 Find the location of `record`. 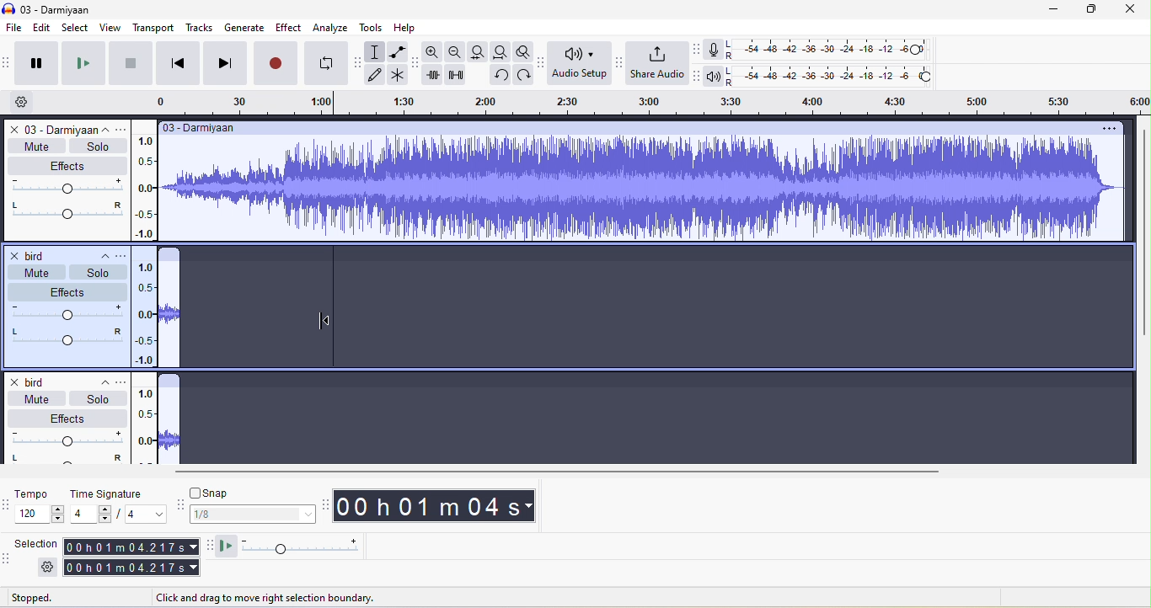

record is located at coordinates (277, 61).